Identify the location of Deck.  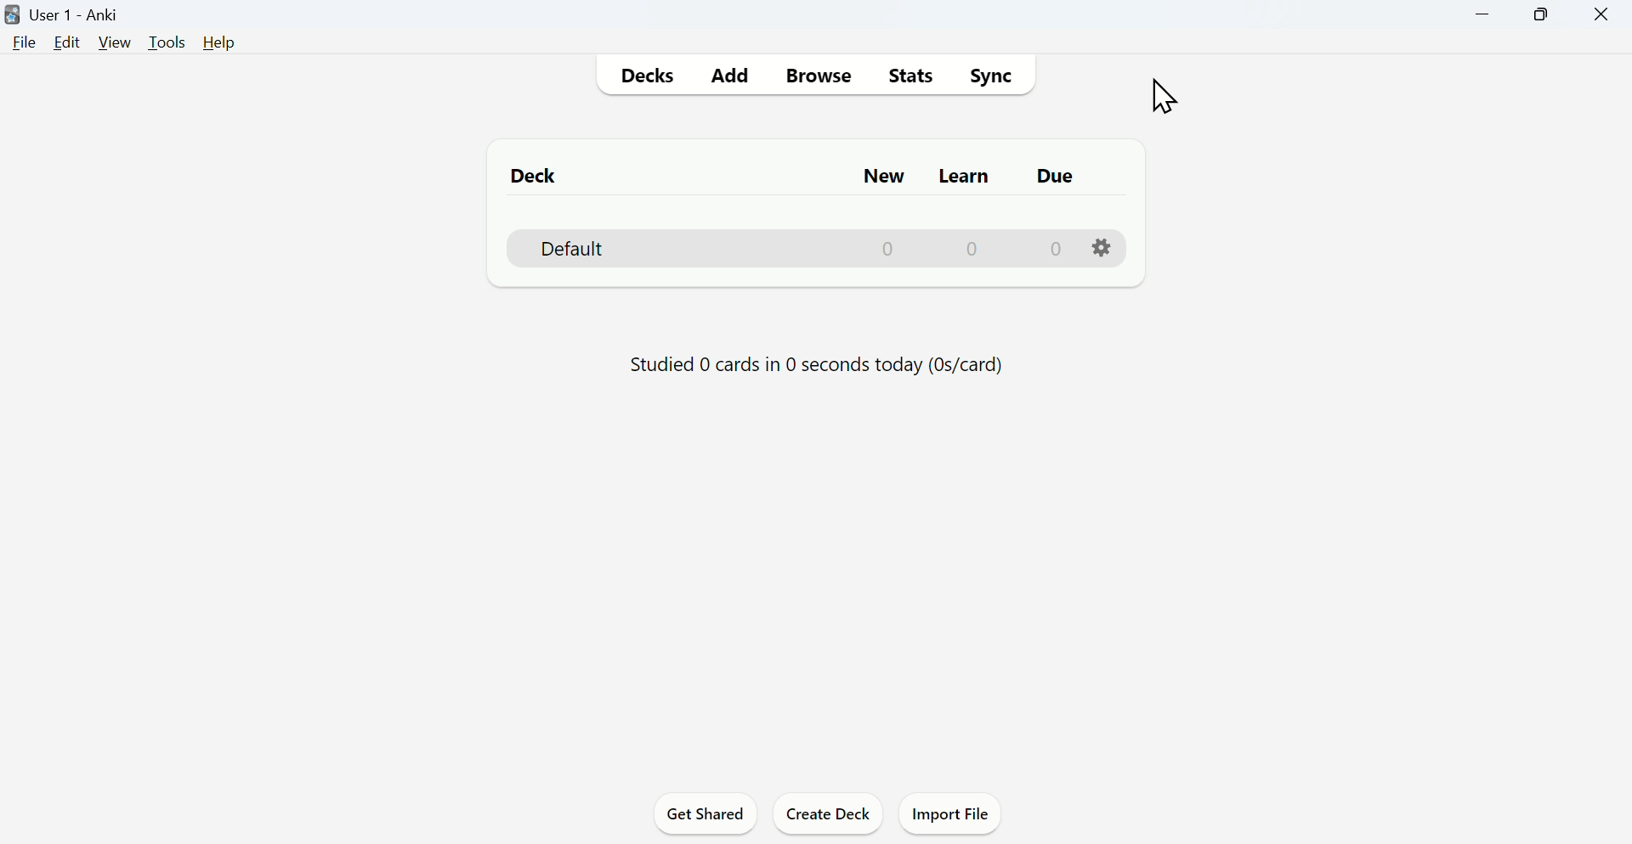
(821, 248).